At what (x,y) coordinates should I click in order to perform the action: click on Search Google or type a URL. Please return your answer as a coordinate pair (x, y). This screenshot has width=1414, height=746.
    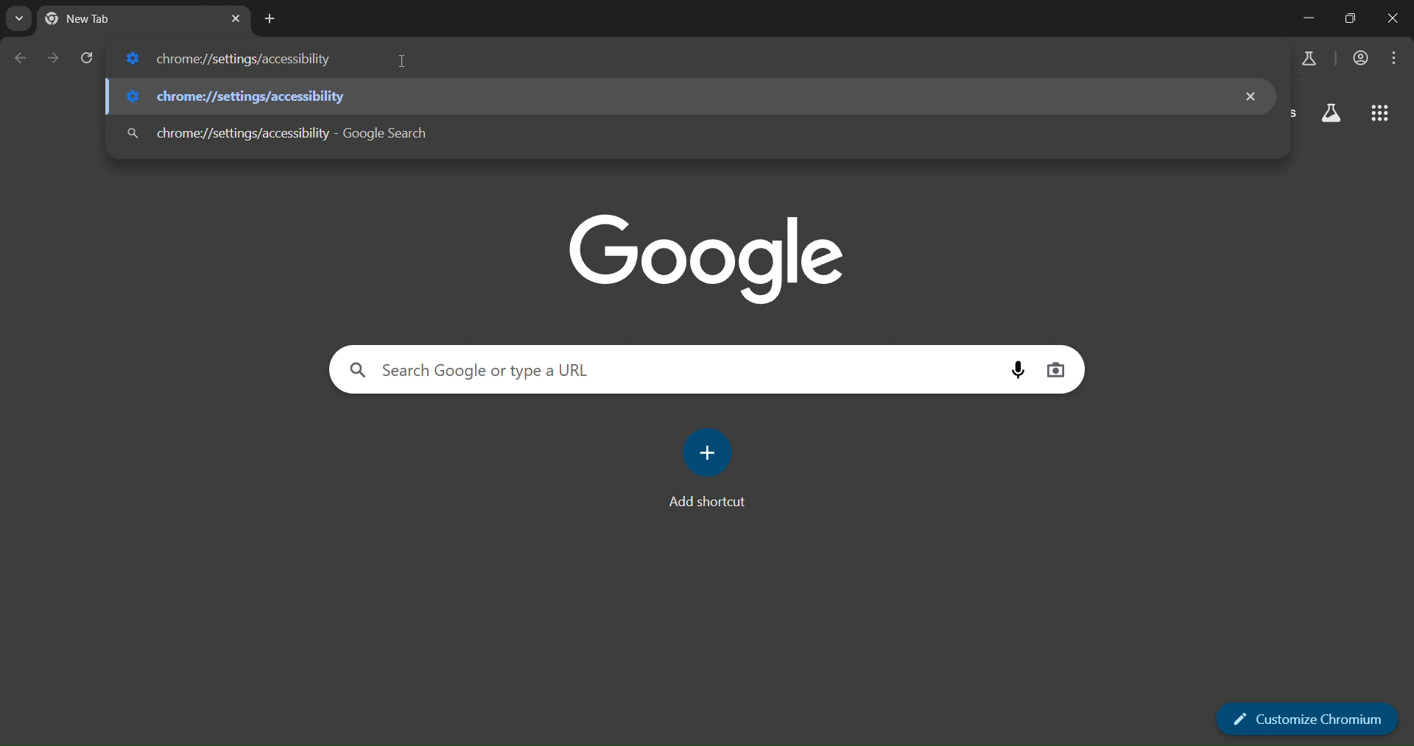
    Looking at the image, I should click on (479, 369).